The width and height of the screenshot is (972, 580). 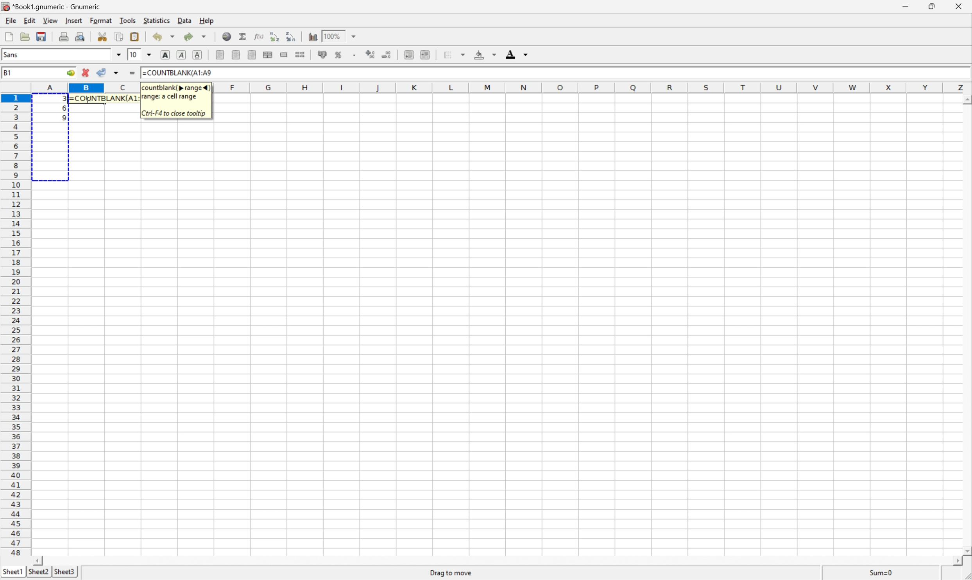 I want to click on *Book1.gnumeric - Gnumeric, so click(x=53, y=7).